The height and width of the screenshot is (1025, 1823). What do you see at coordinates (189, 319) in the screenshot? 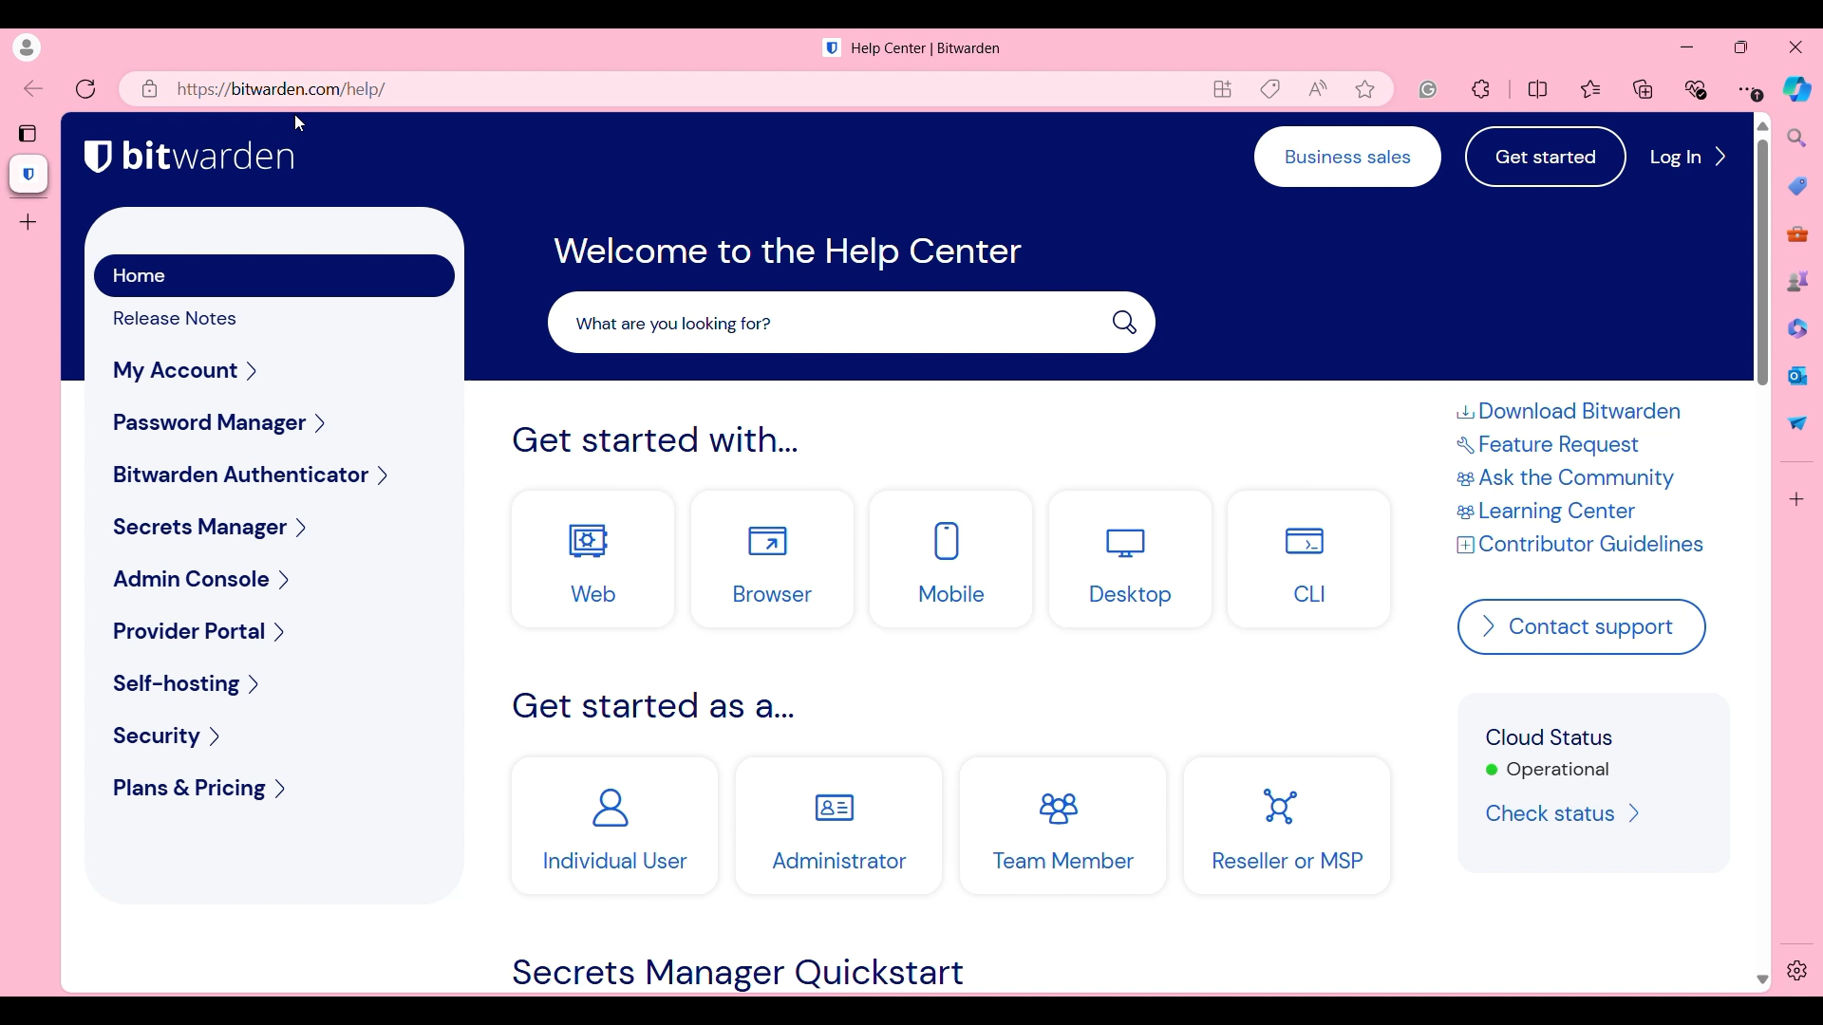
I see `Release notes` at bounding box center [189, 319].